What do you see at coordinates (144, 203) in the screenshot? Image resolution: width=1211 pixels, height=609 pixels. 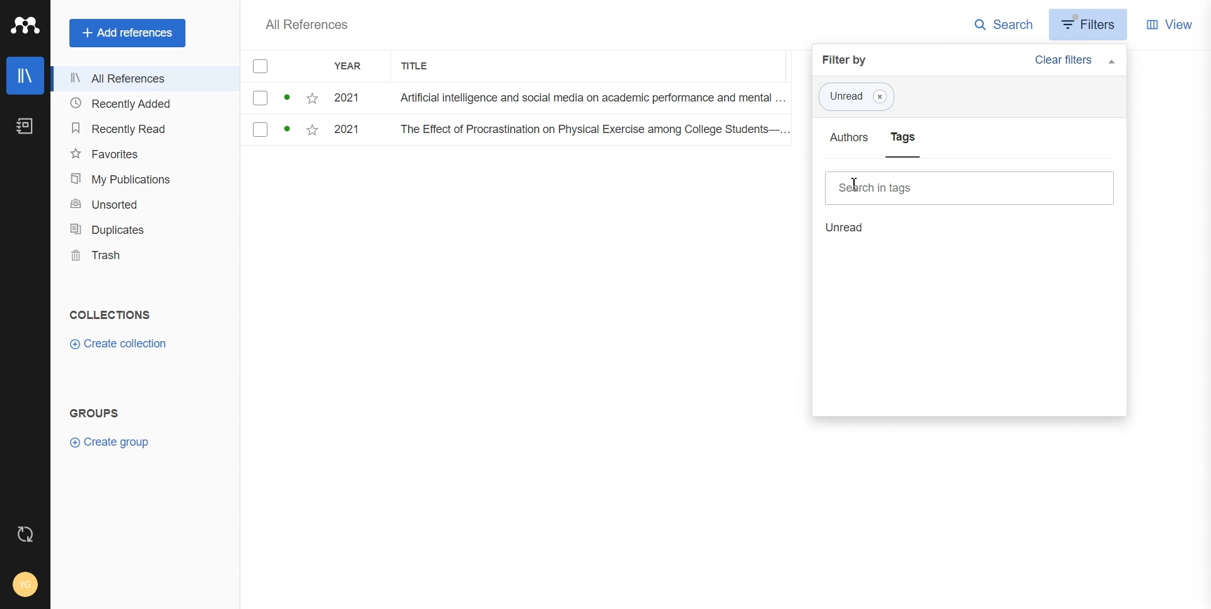 I see `Unsorted` at bounding box center [144, 203].